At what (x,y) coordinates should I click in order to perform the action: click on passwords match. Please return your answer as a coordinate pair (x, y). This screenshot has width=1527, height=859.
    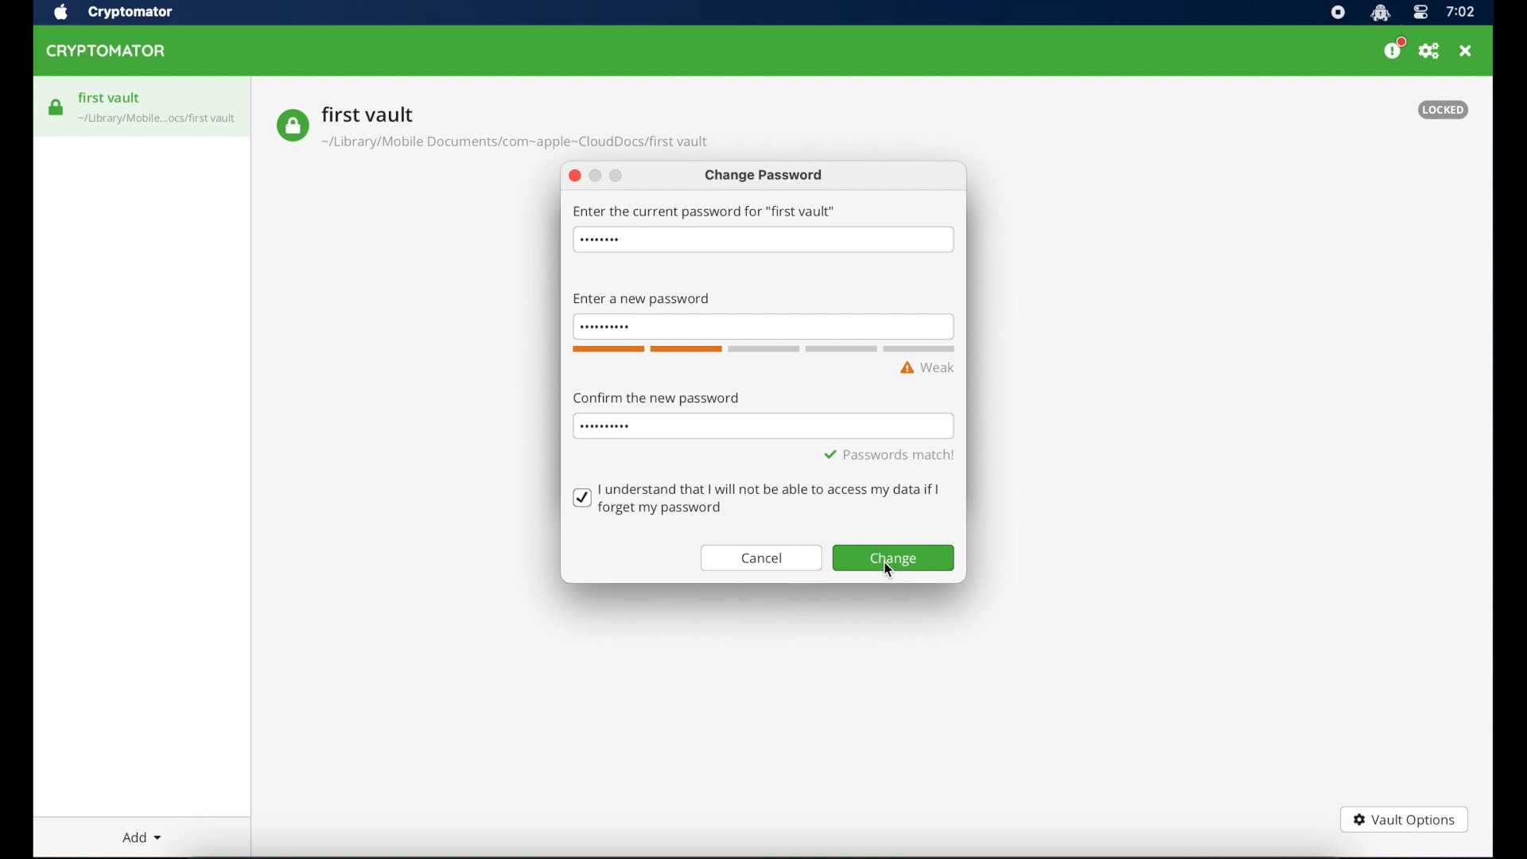
    Looking at the image, I should click on (888, 455).